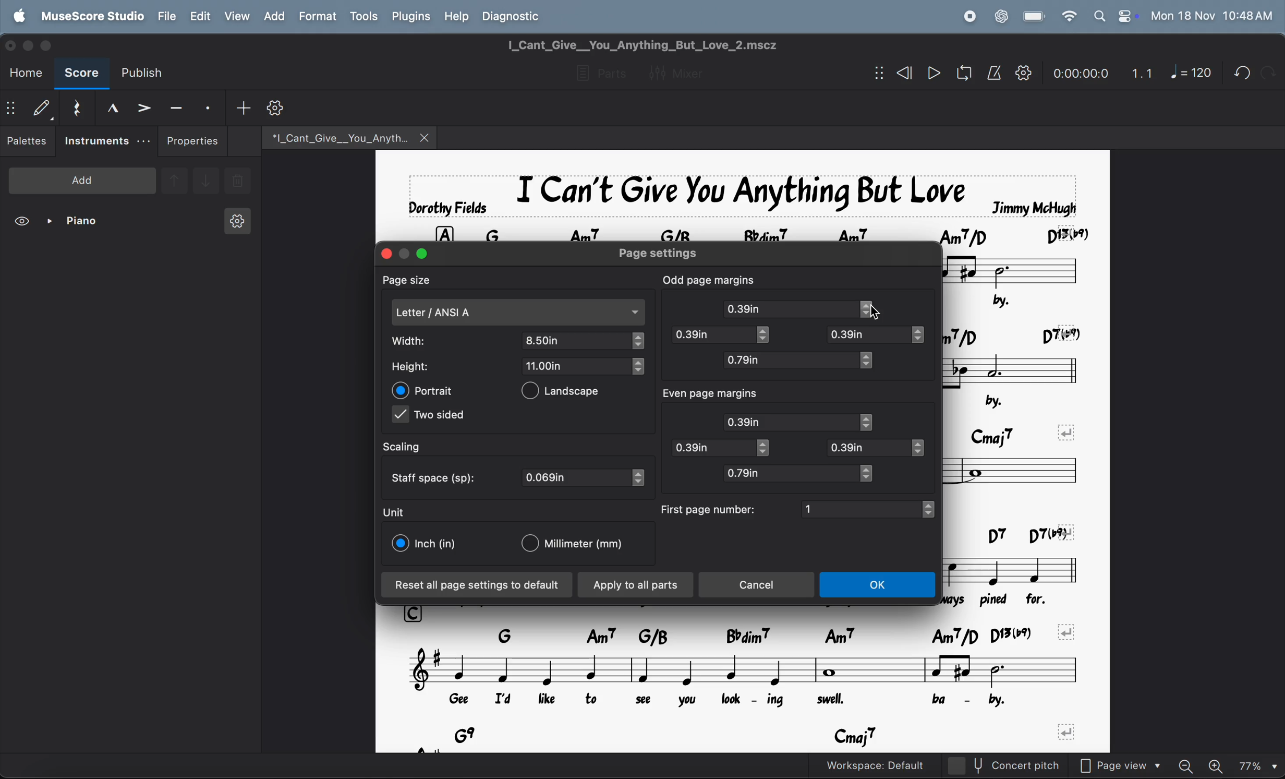 The width and height of the screenshot is (1285, 779). Describe the element at coordinates (143, 107) in the screenshot. I see `accent` at that location.